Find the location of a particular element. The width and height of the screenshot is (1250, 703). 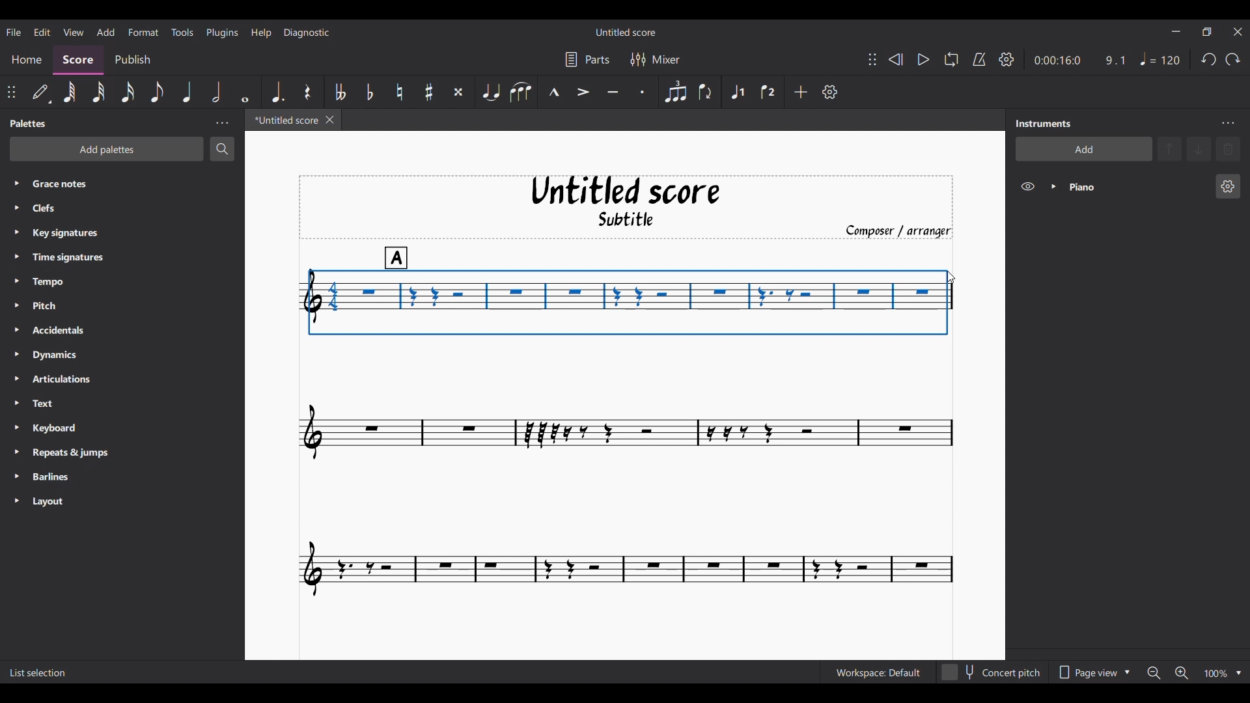

Loop playback is located at coordinates (951, 59).